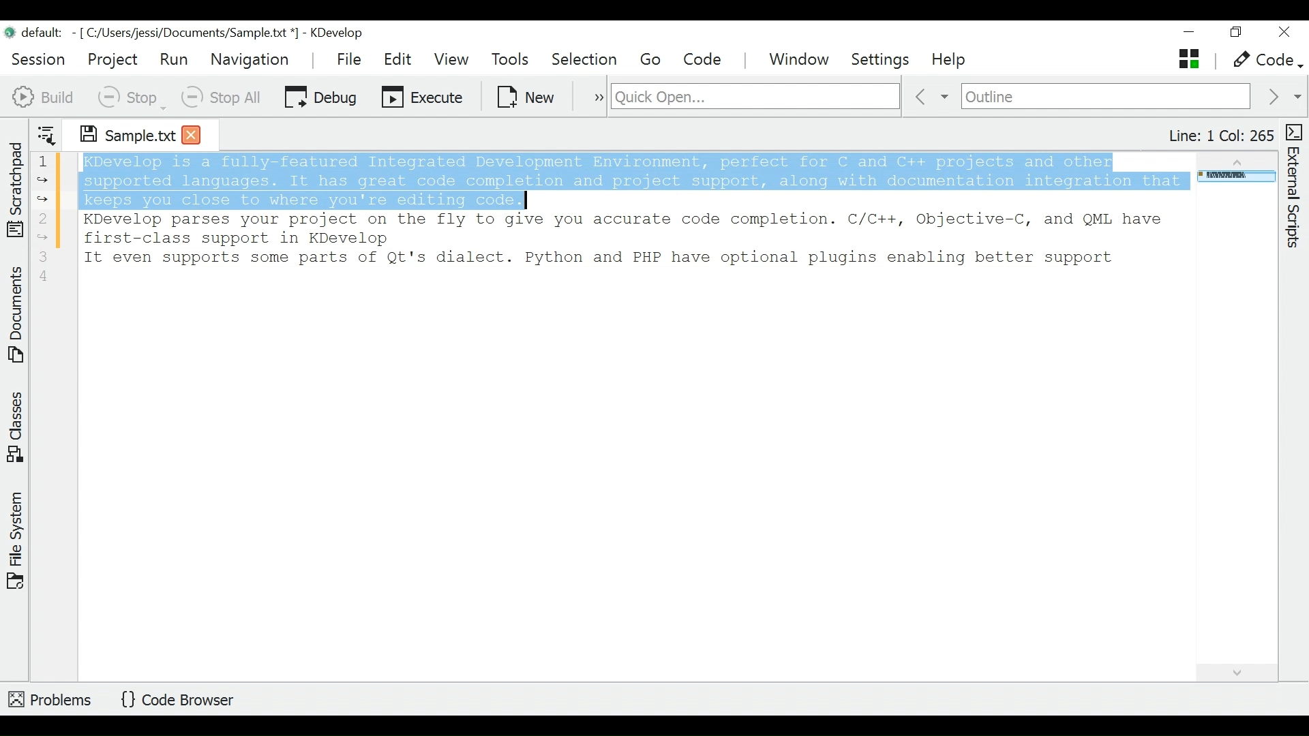 The width and height of the screenshot is (1309, 736). What do you see at coordinates (351, 59) in the screenshot?
I see `File` at bounding box center [351, 59].